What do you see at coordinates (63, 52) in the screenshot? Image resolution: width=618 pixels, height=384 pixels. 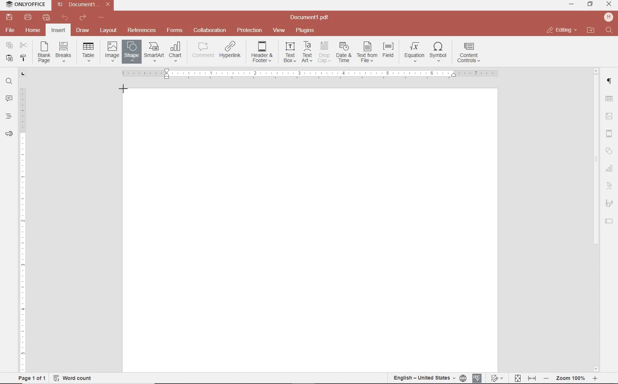 I see `INSERT PAGE OR SECTION BREAK` at bounding box center [63, 52].